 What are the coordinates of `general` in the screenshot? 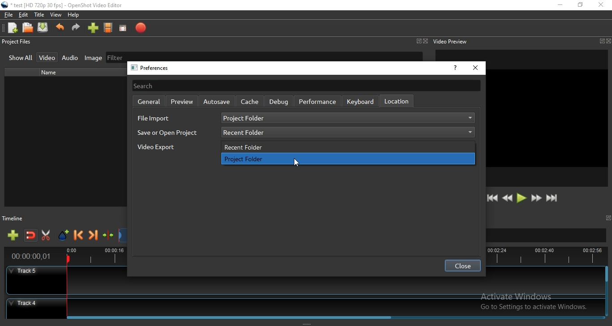 It's located at (147, 102).